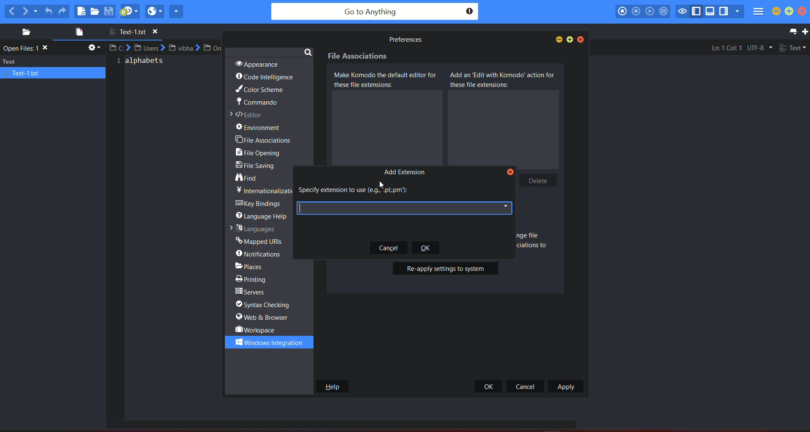  I want to click on file associations, so click(264, 139).